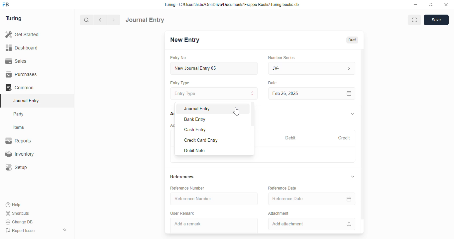  What do you see at coordinates (312, 68) in the screenshot?
I see `JV-` at bounding box center [312, 68].